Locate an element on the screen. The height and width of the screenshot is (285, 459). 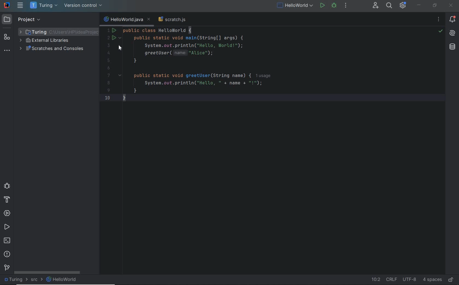
main menu is located at coordinates (21, 6).